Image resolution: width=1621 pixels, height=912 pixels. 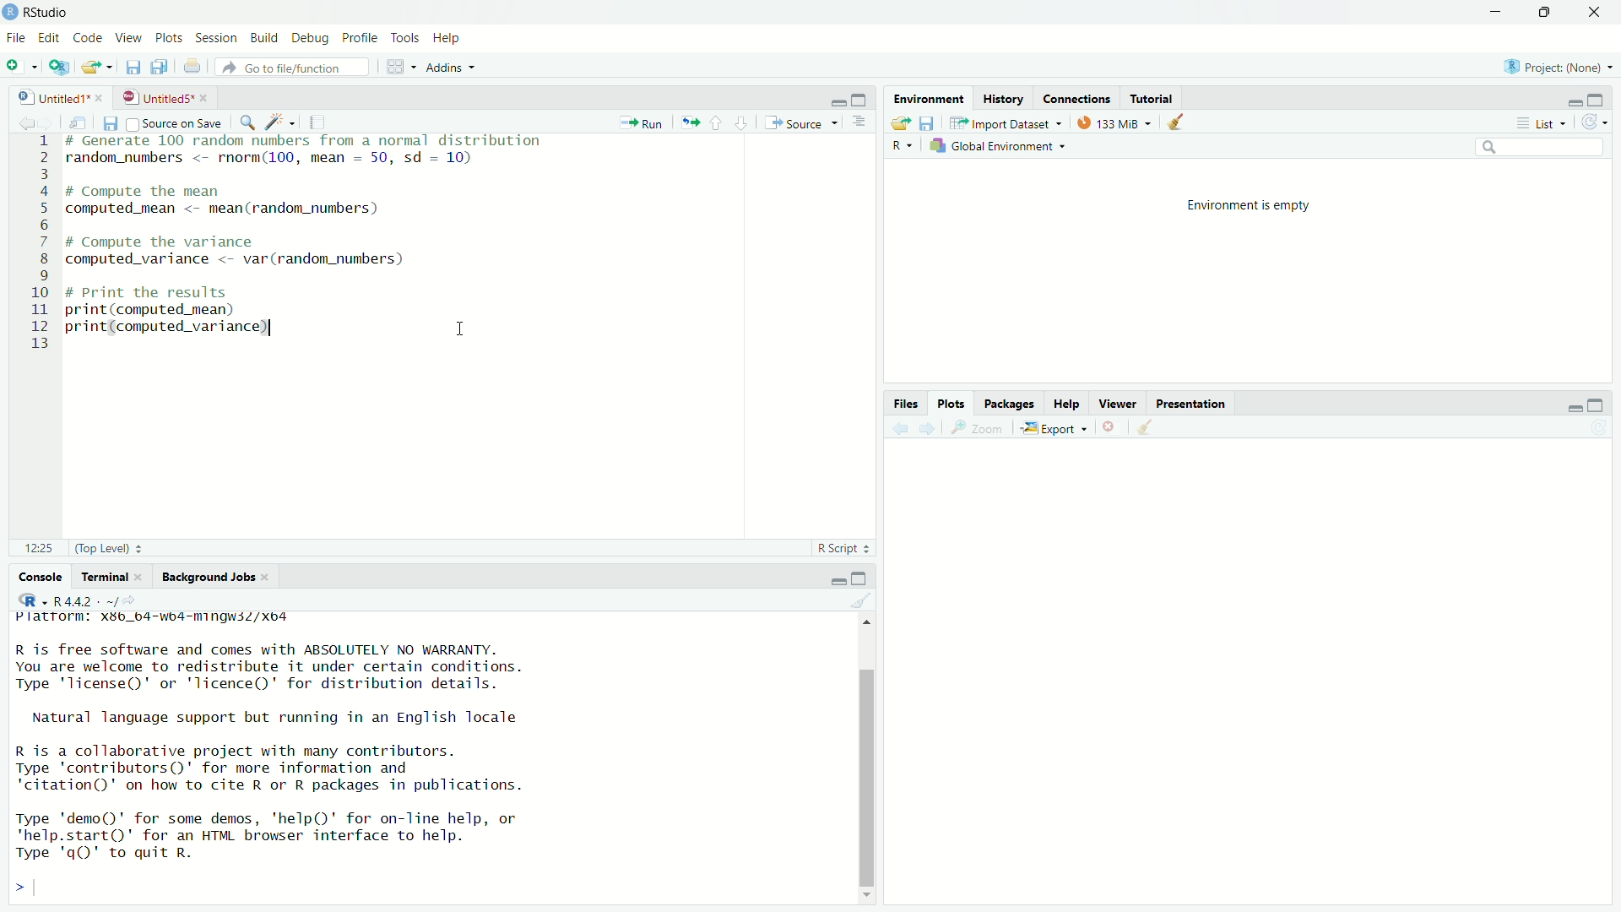 I want to click on cursor, so click(x=464, y=327).